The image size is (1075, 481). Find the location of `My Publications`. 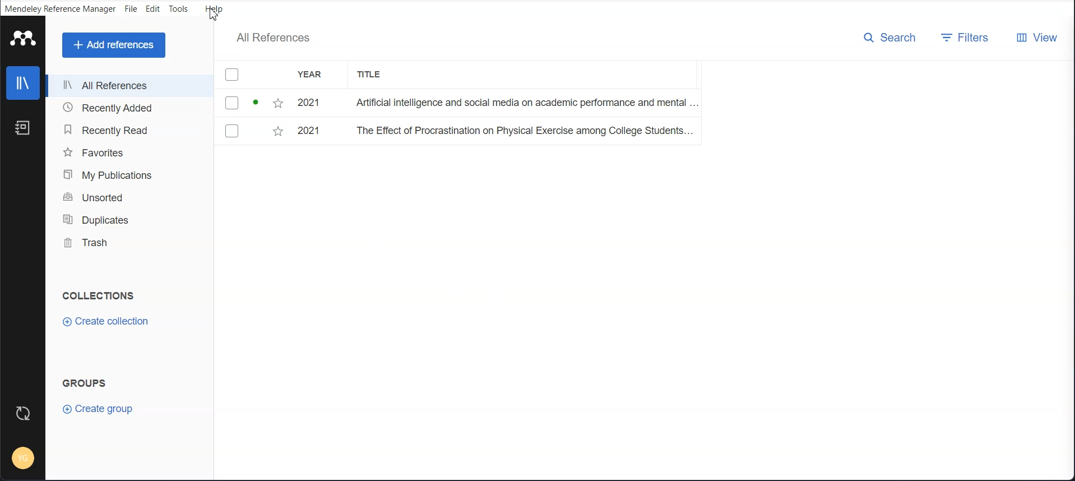

My Publications is located at coordinates (126, 174).